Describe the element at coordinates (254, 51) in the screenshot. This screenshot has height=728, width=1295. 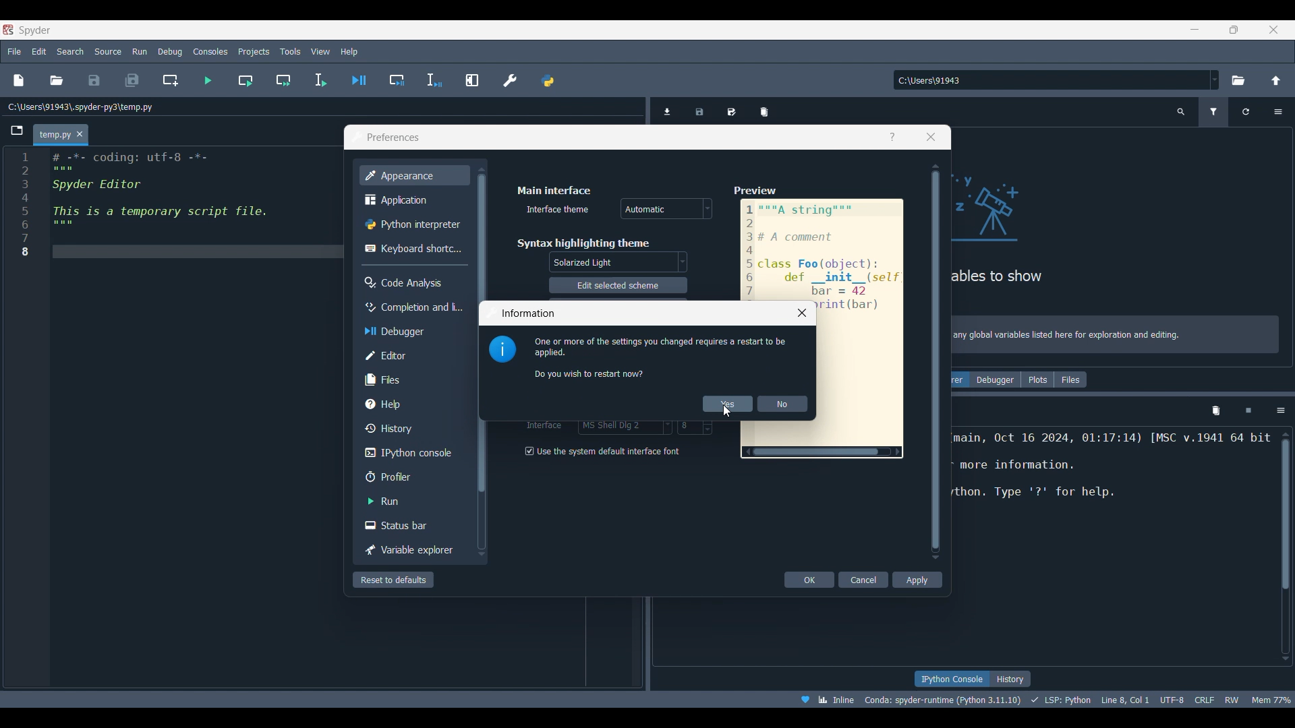
I see `Projects menu` at that location.